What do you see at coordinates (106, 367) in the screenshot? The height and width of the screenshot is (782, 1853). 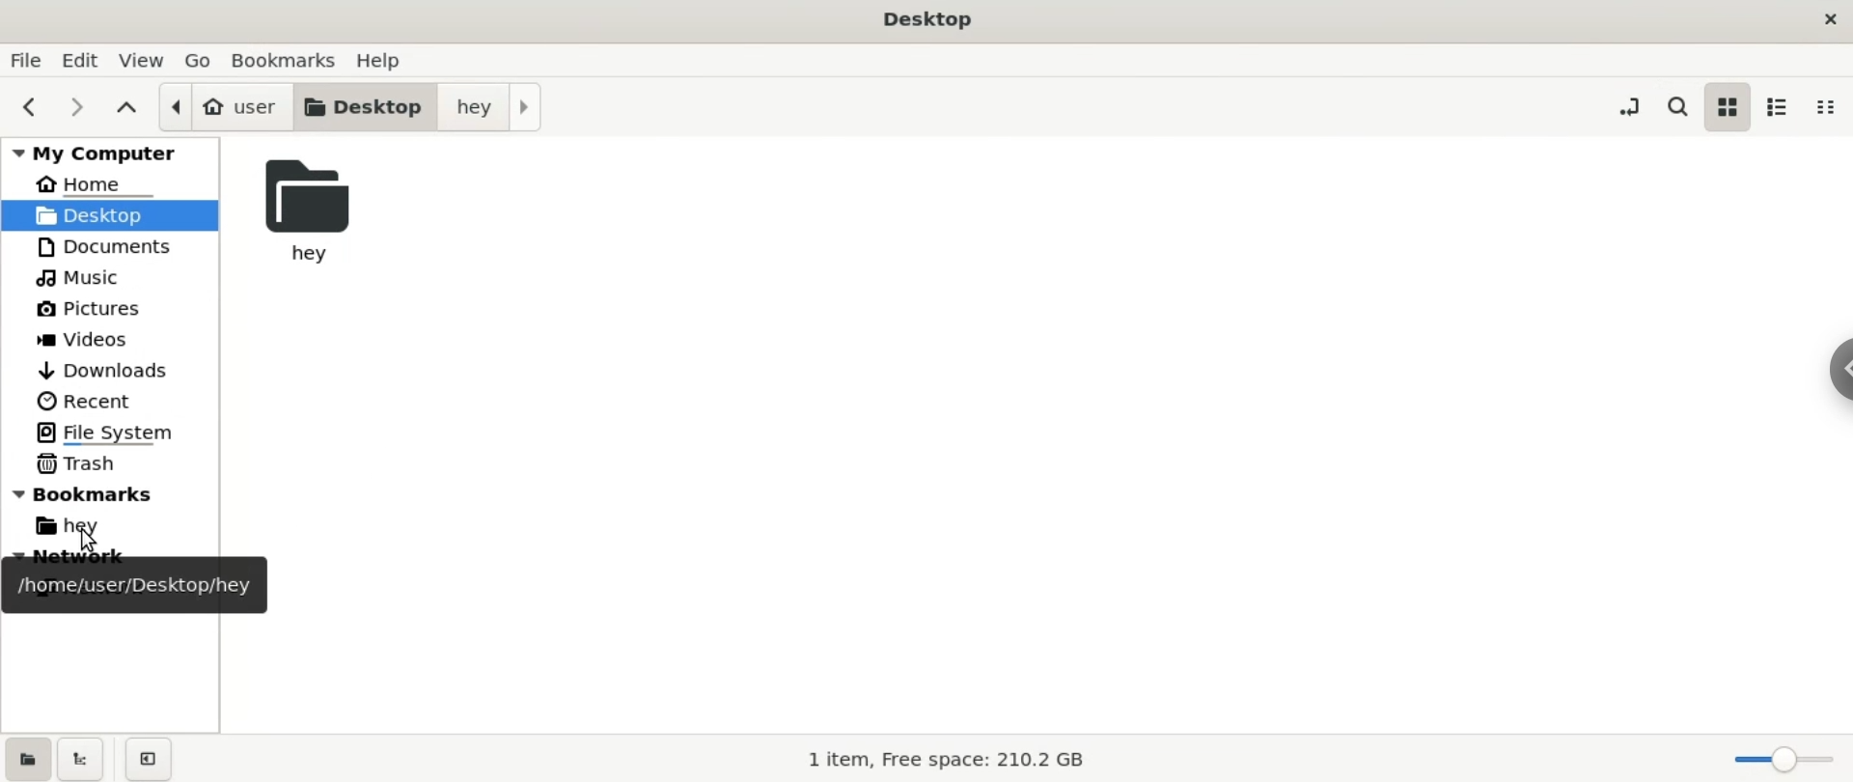 I see `downloads` at bounding box center [106, 367].